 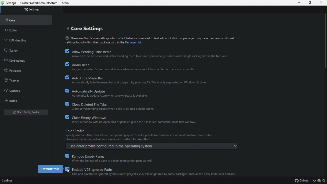 What do you see at coordinates (154, 53) in the screenshot?
I see `Allow pending pane items` at bounding box center [154, 53].